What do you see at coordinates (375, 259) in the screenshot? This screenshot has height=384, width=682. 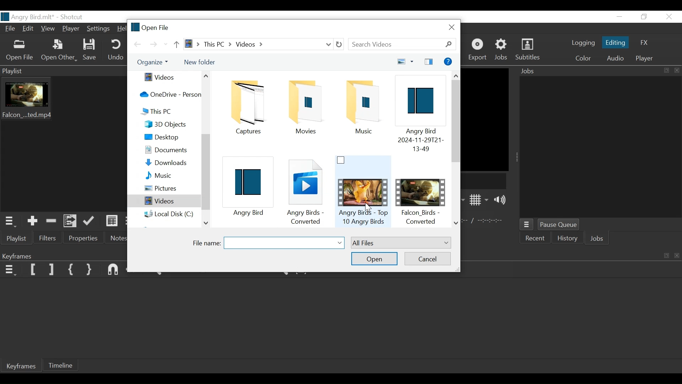 I see `Open` at bounding box center [375, 259].